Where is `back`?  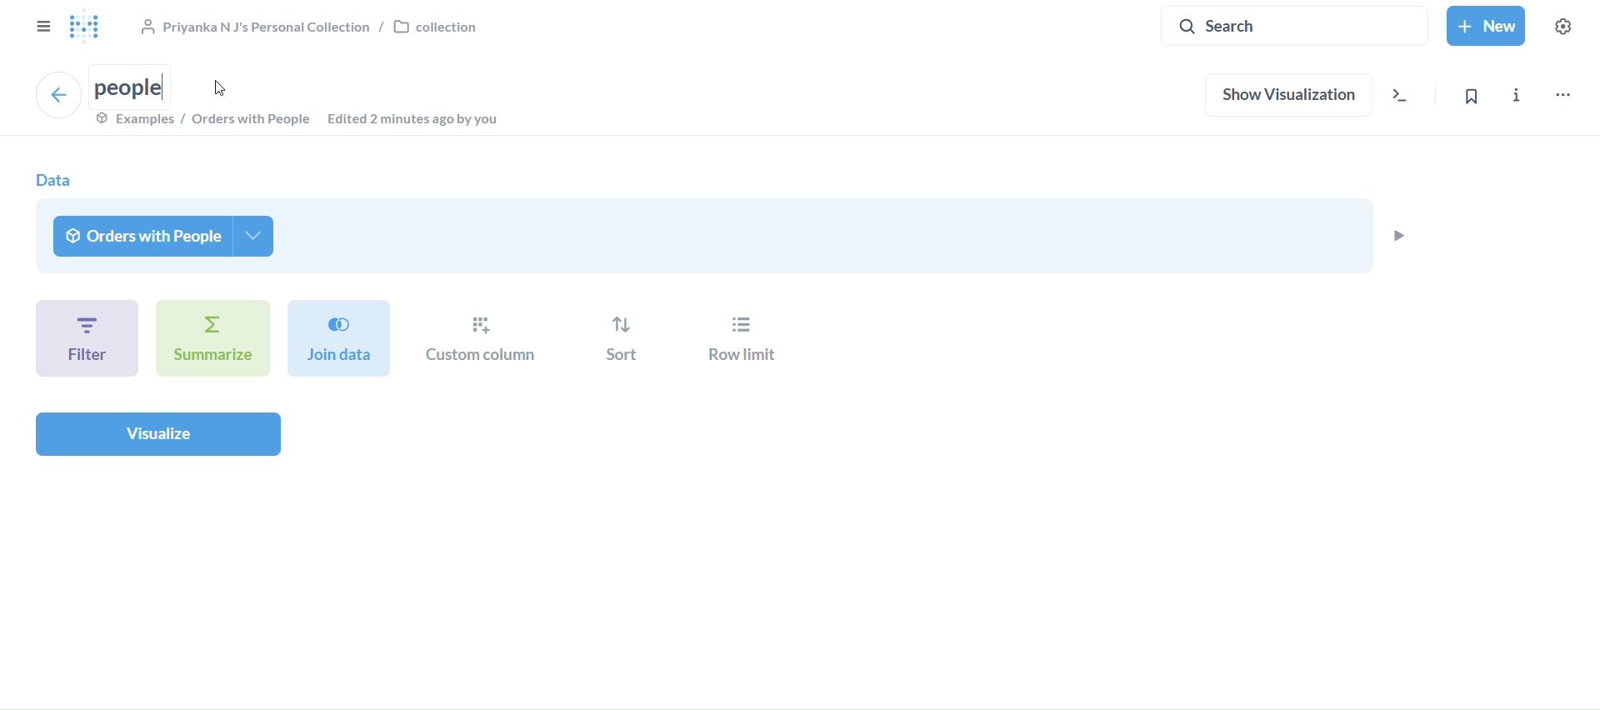
back is located at coordinates (58, 94).